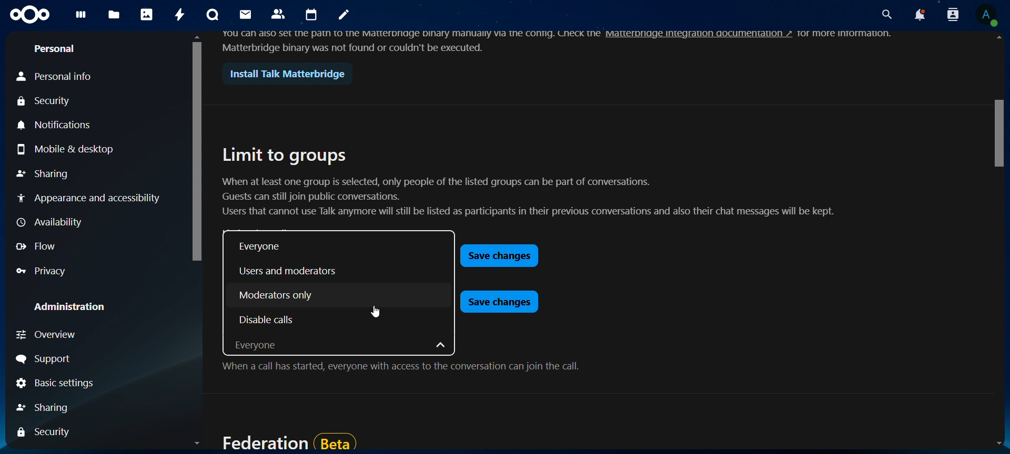 This screenshot has width=1010, height=454. I want to click on Appearence, so click(90, 199).